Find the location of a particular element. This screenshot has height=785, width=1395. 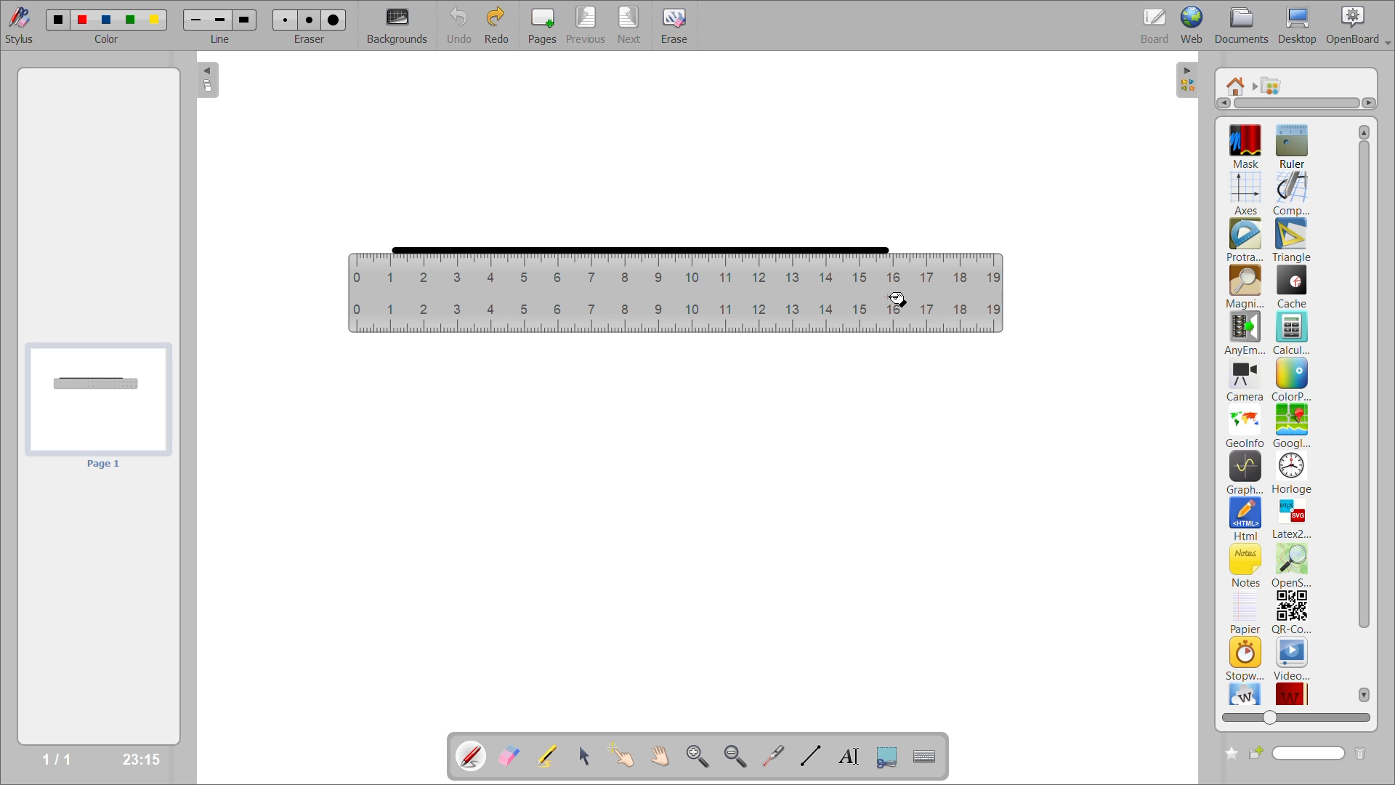

anyembed is located at coordinates (1246, 334).